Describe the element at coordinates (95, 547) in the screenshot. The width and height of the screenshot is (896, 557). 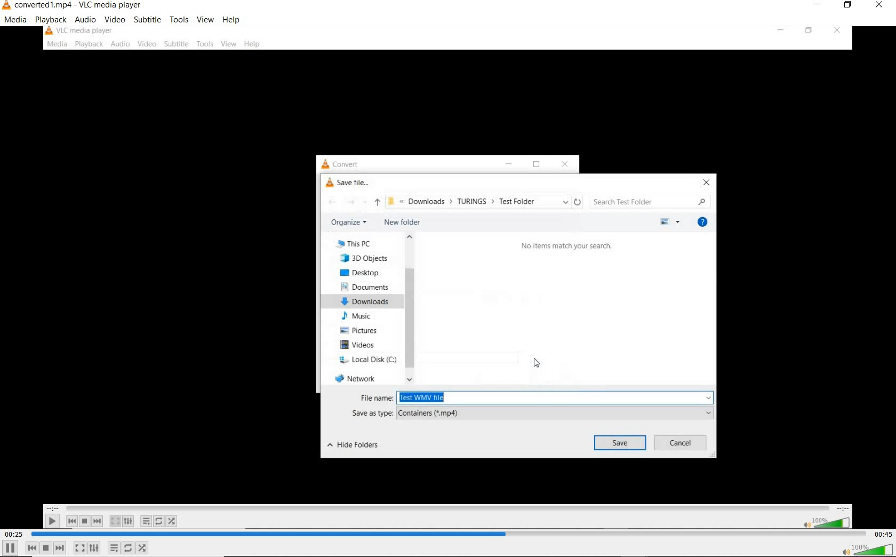
I see `show extended settings` at that location.